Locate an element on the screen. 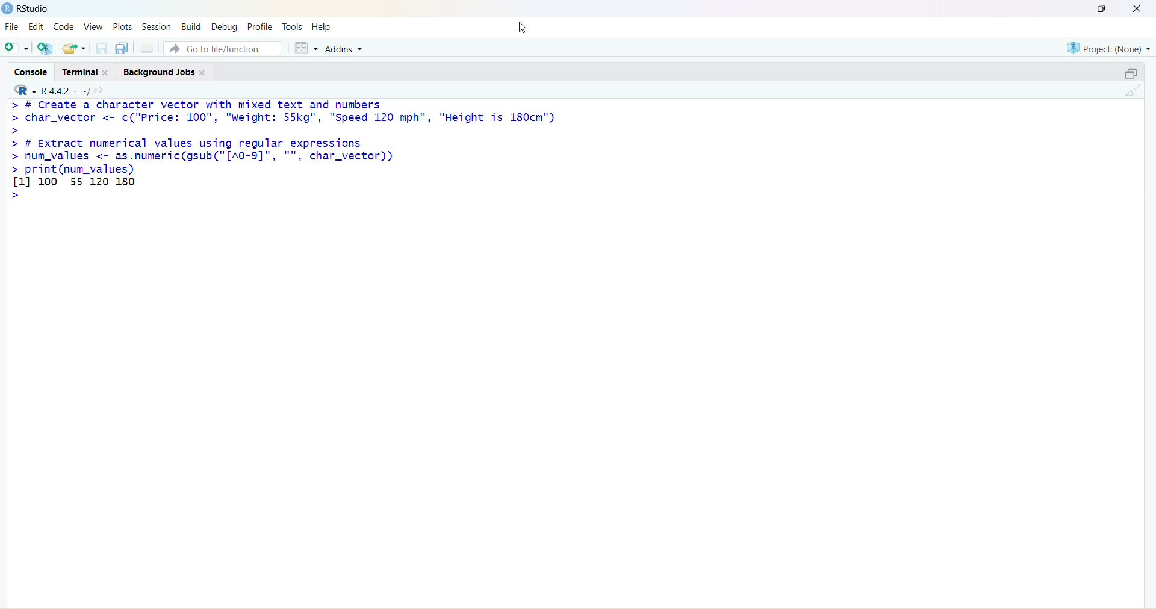 The width and height of the screenshot is (1156, 609). session is located at coordinates (157, 28).